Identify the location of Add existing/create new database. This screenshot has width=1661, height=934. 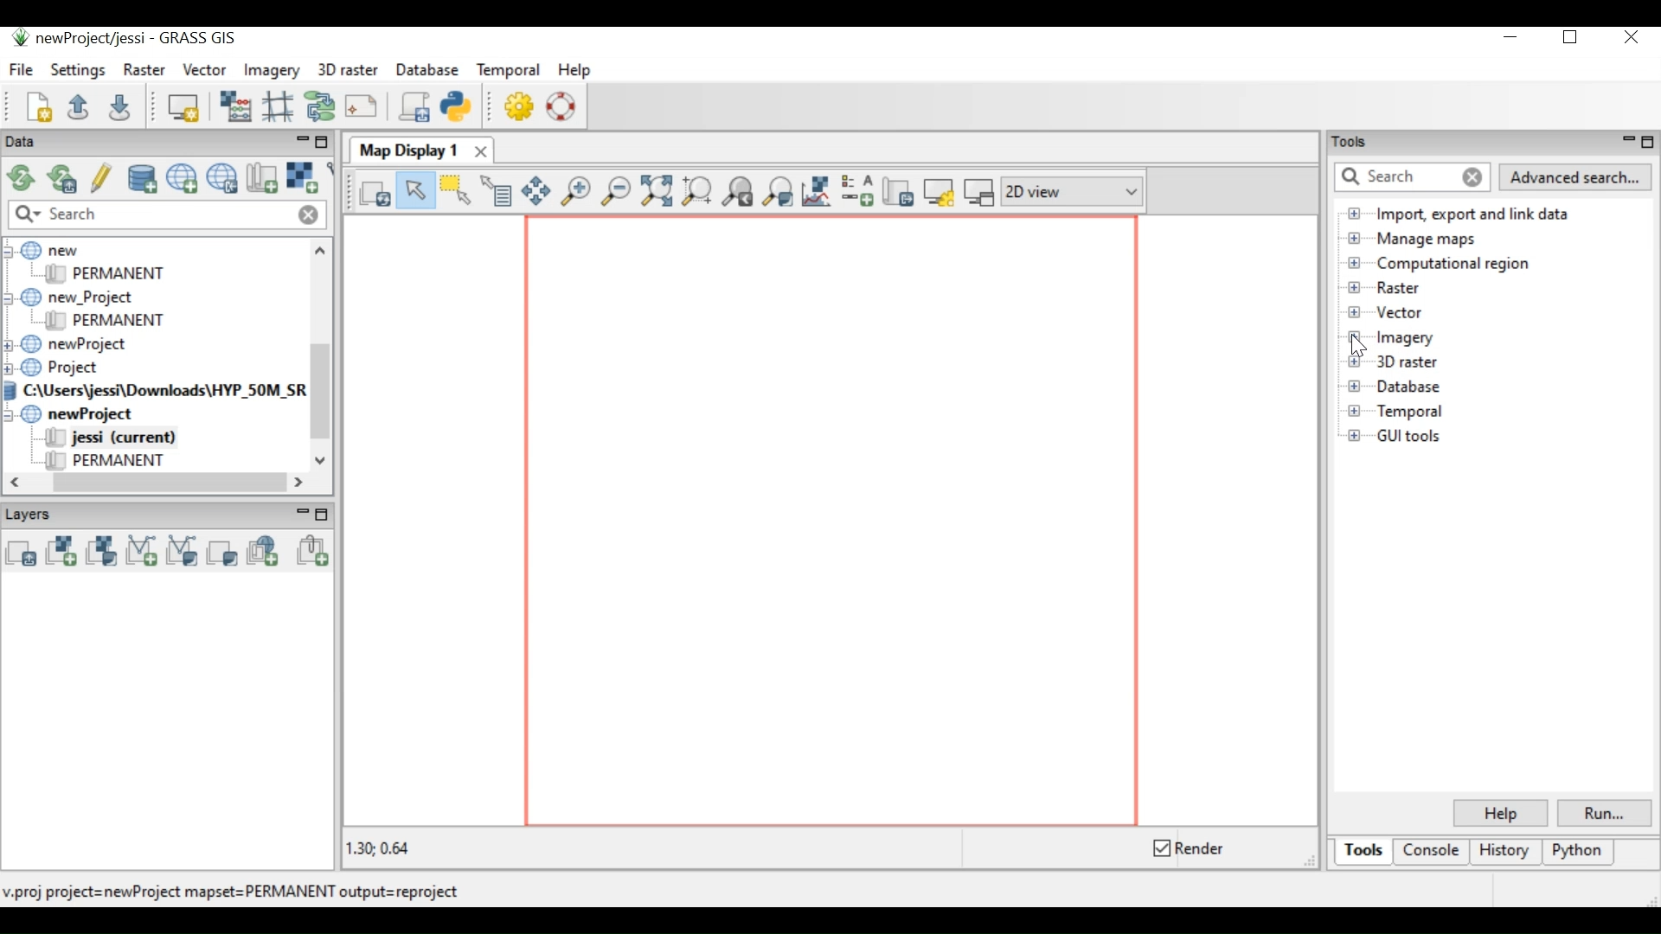
(143, 179).